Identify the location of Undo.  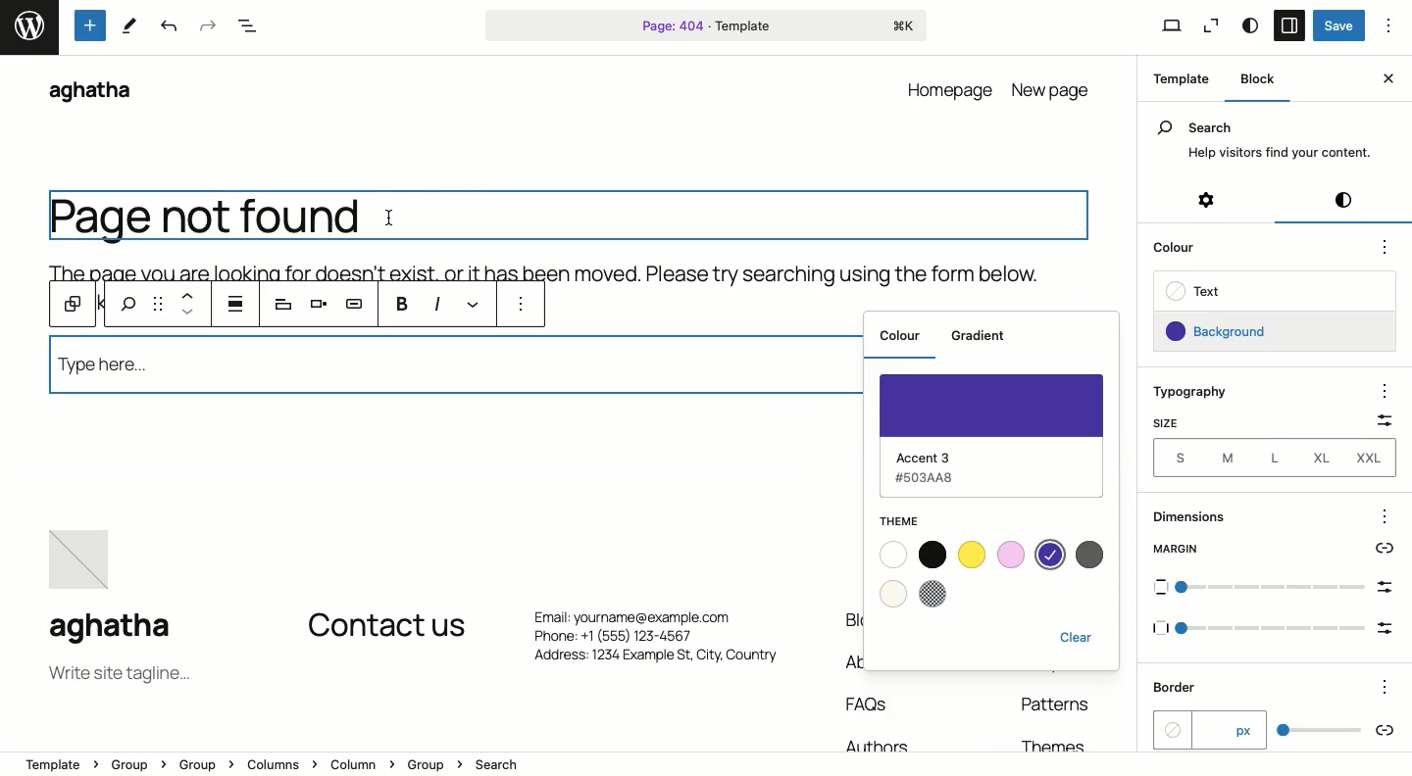
(168, 26).